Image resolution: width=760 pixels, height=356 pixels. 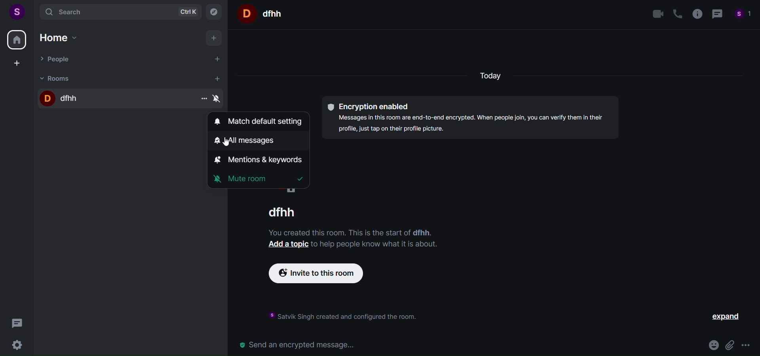 What do you see at coordinates (217, 78) in the screenshot?
I see `add room` at bounding box center [217, 78].